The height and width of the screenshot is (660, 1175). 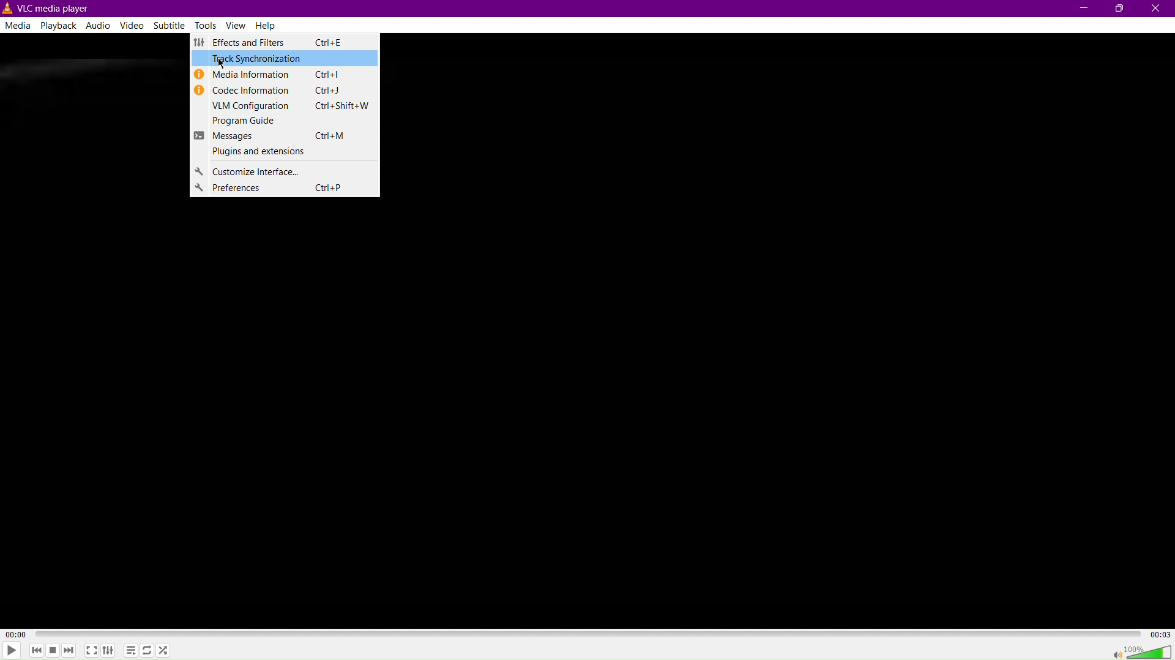 I want to click on Tools, so click(x=207, y=24).